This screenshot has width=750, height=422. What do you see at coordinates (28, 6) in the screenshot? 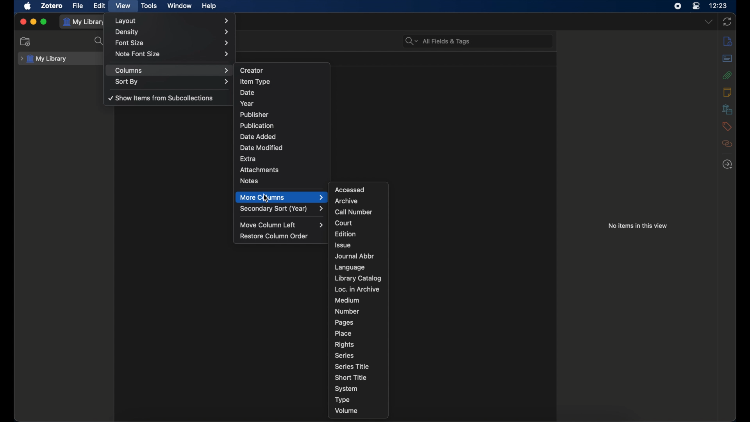
I see `apple` at bounding box center [28, 6].